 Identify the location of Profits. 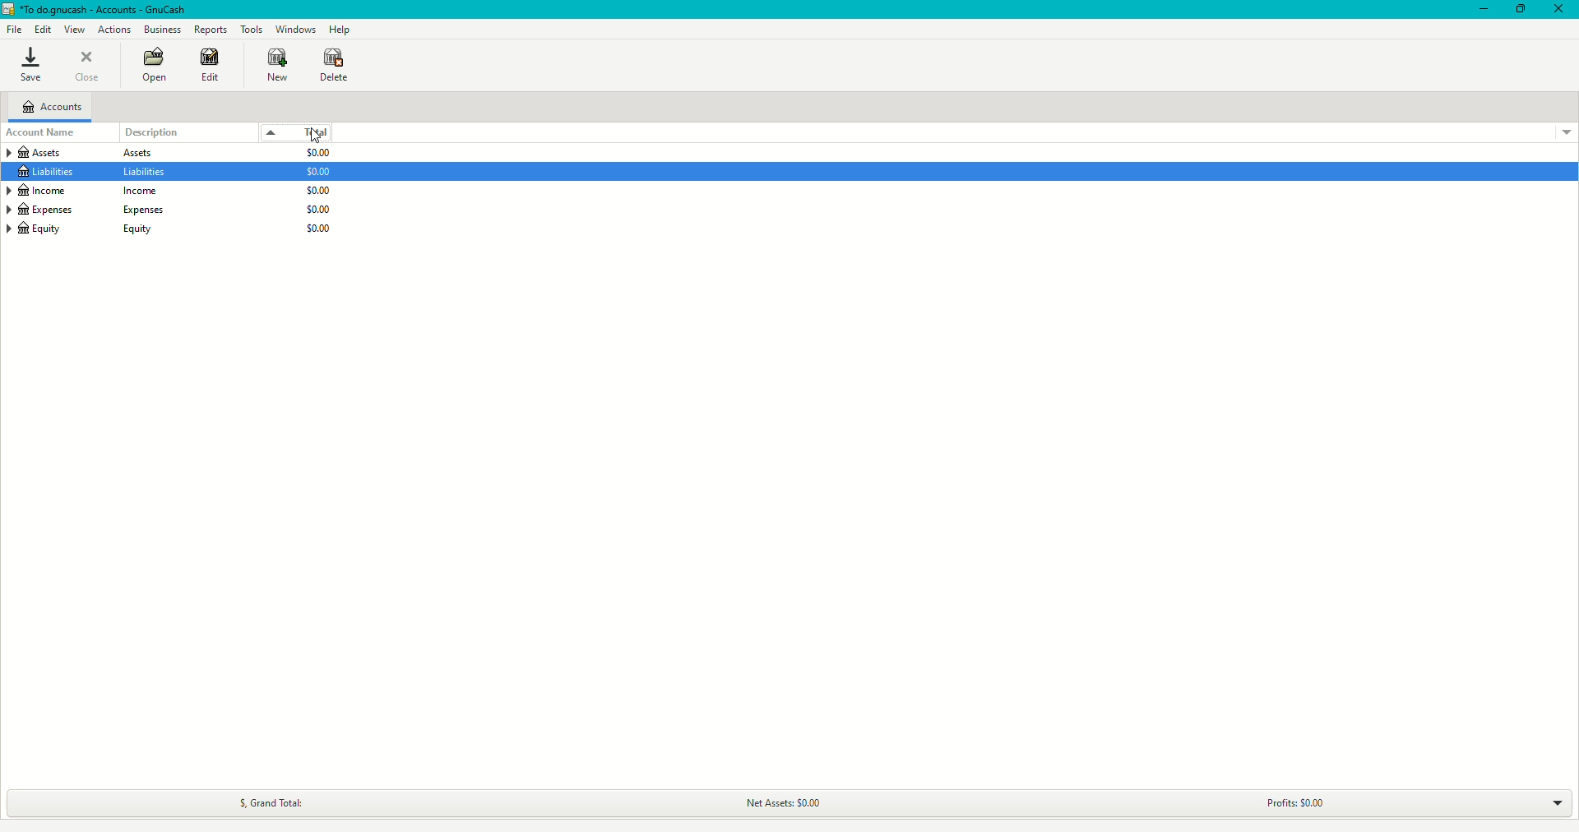
(1295, 800).